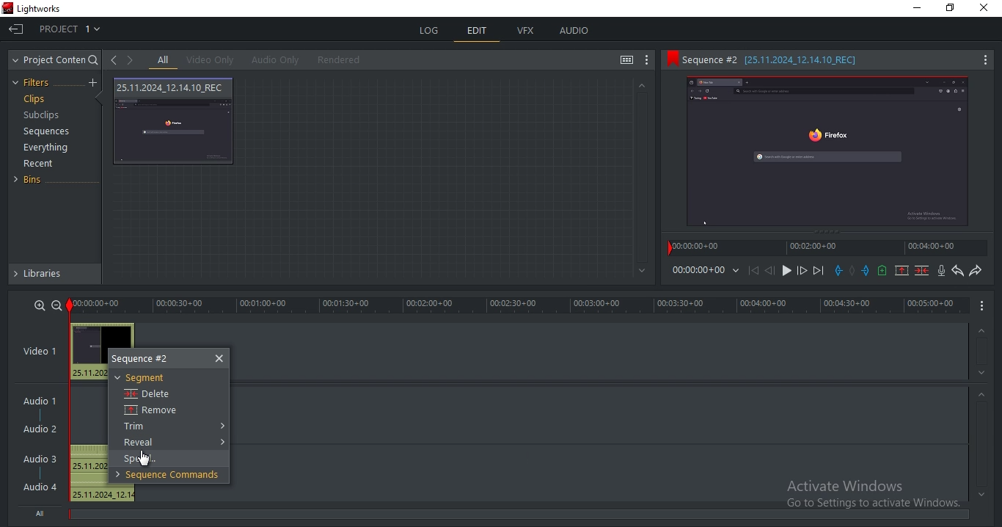  Describe the element at coordinates (981, 307) in the screenshot. I see `options` at that location.